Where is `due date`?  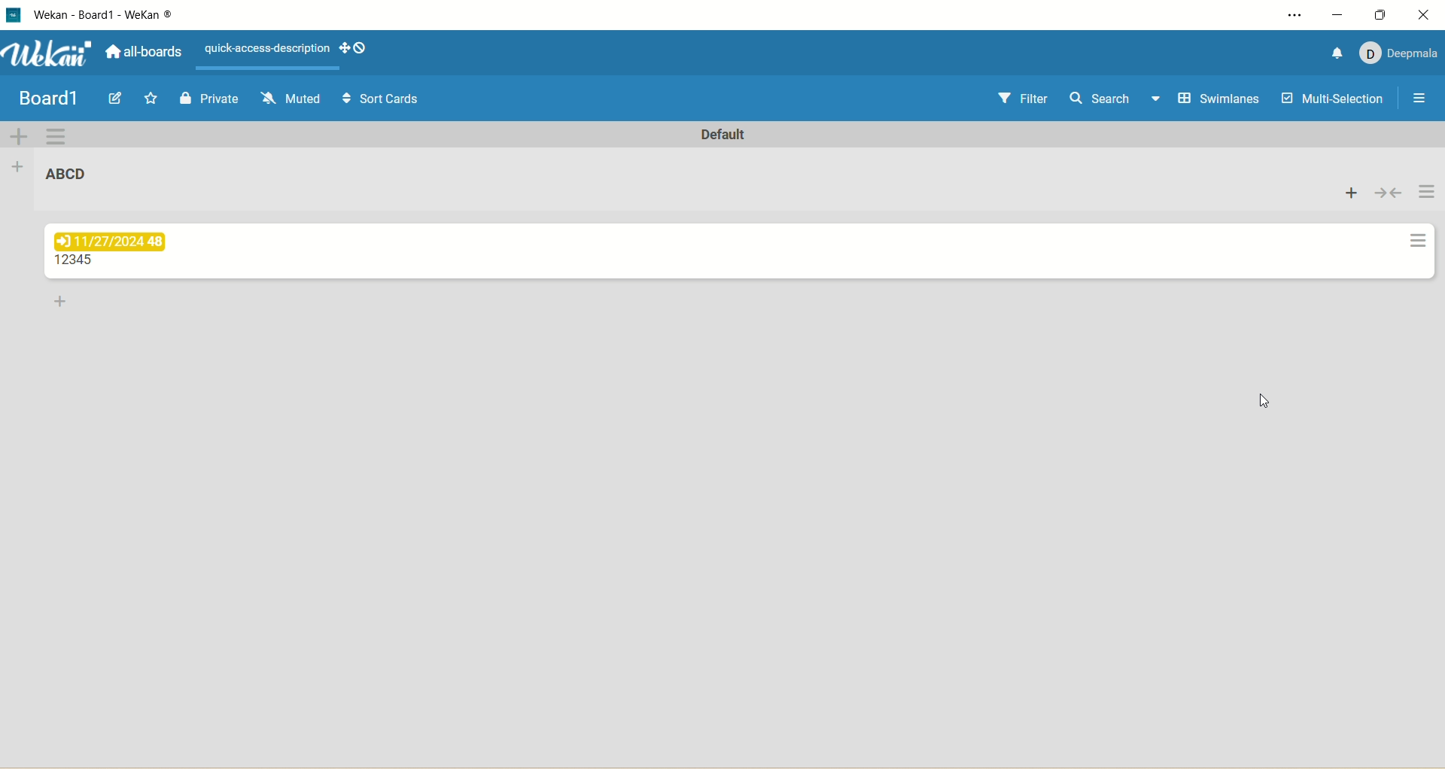
due date is located at coordinates (112, 242).